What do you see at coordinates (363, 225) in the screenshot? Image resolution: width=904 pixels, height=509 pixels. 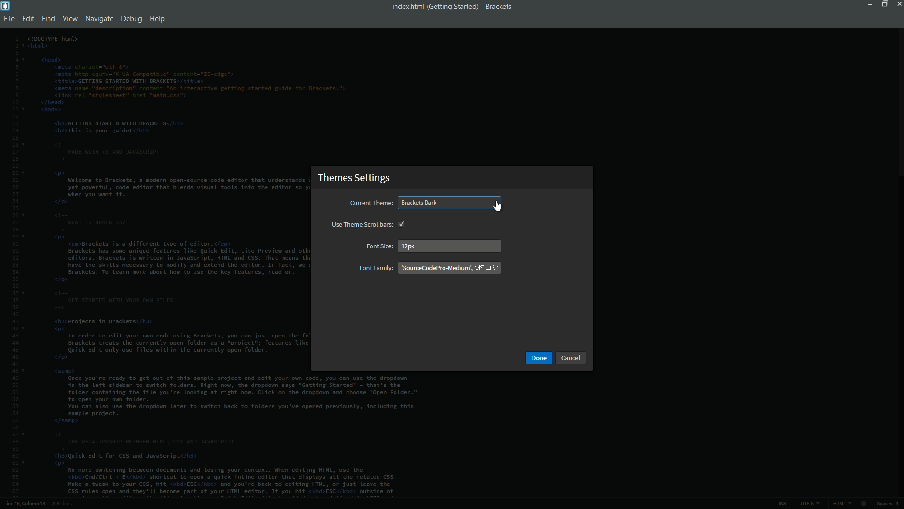 I see `use theme scrollbars` at bounding box center [363, 225].